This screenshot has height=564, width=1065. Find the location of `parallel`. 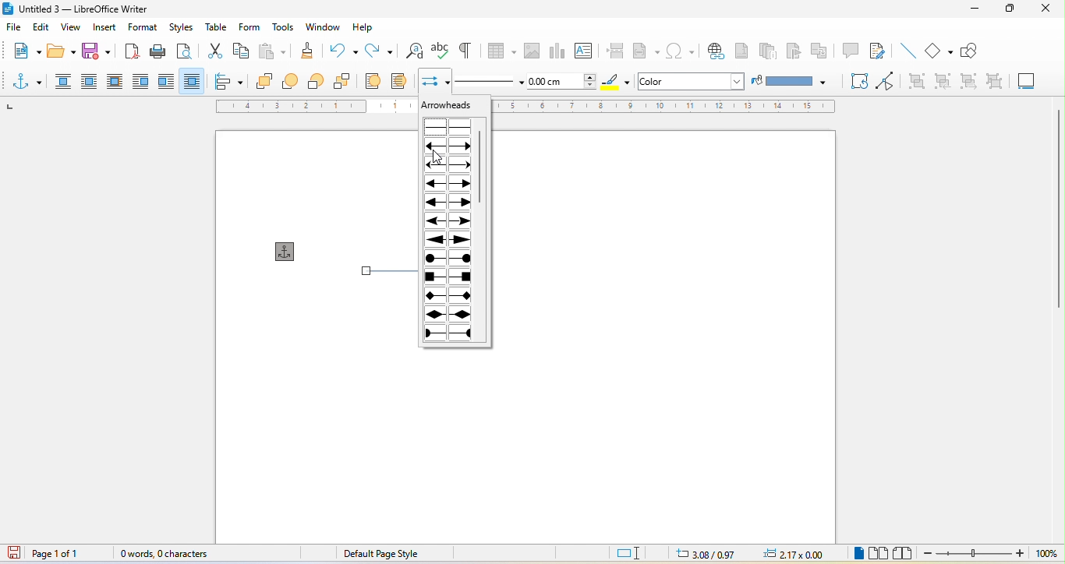

parallel is located at coordinates (92, 82).